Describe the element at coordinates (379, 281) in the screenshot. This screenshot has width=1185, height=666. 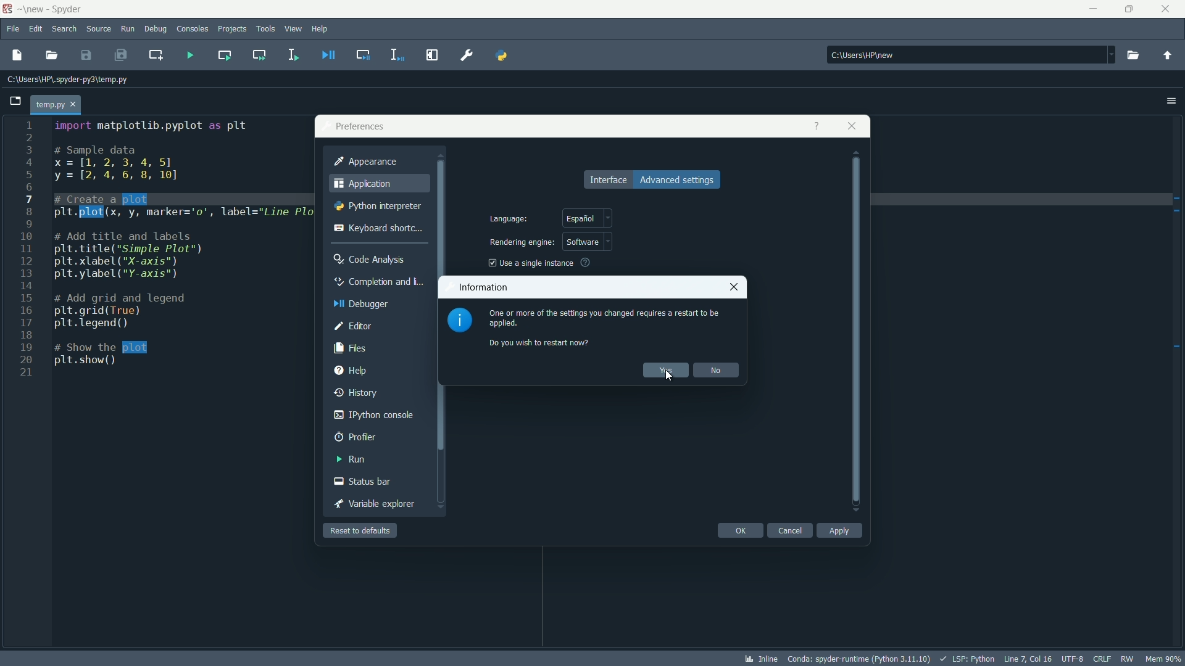
I see `completion and linting` at that location.